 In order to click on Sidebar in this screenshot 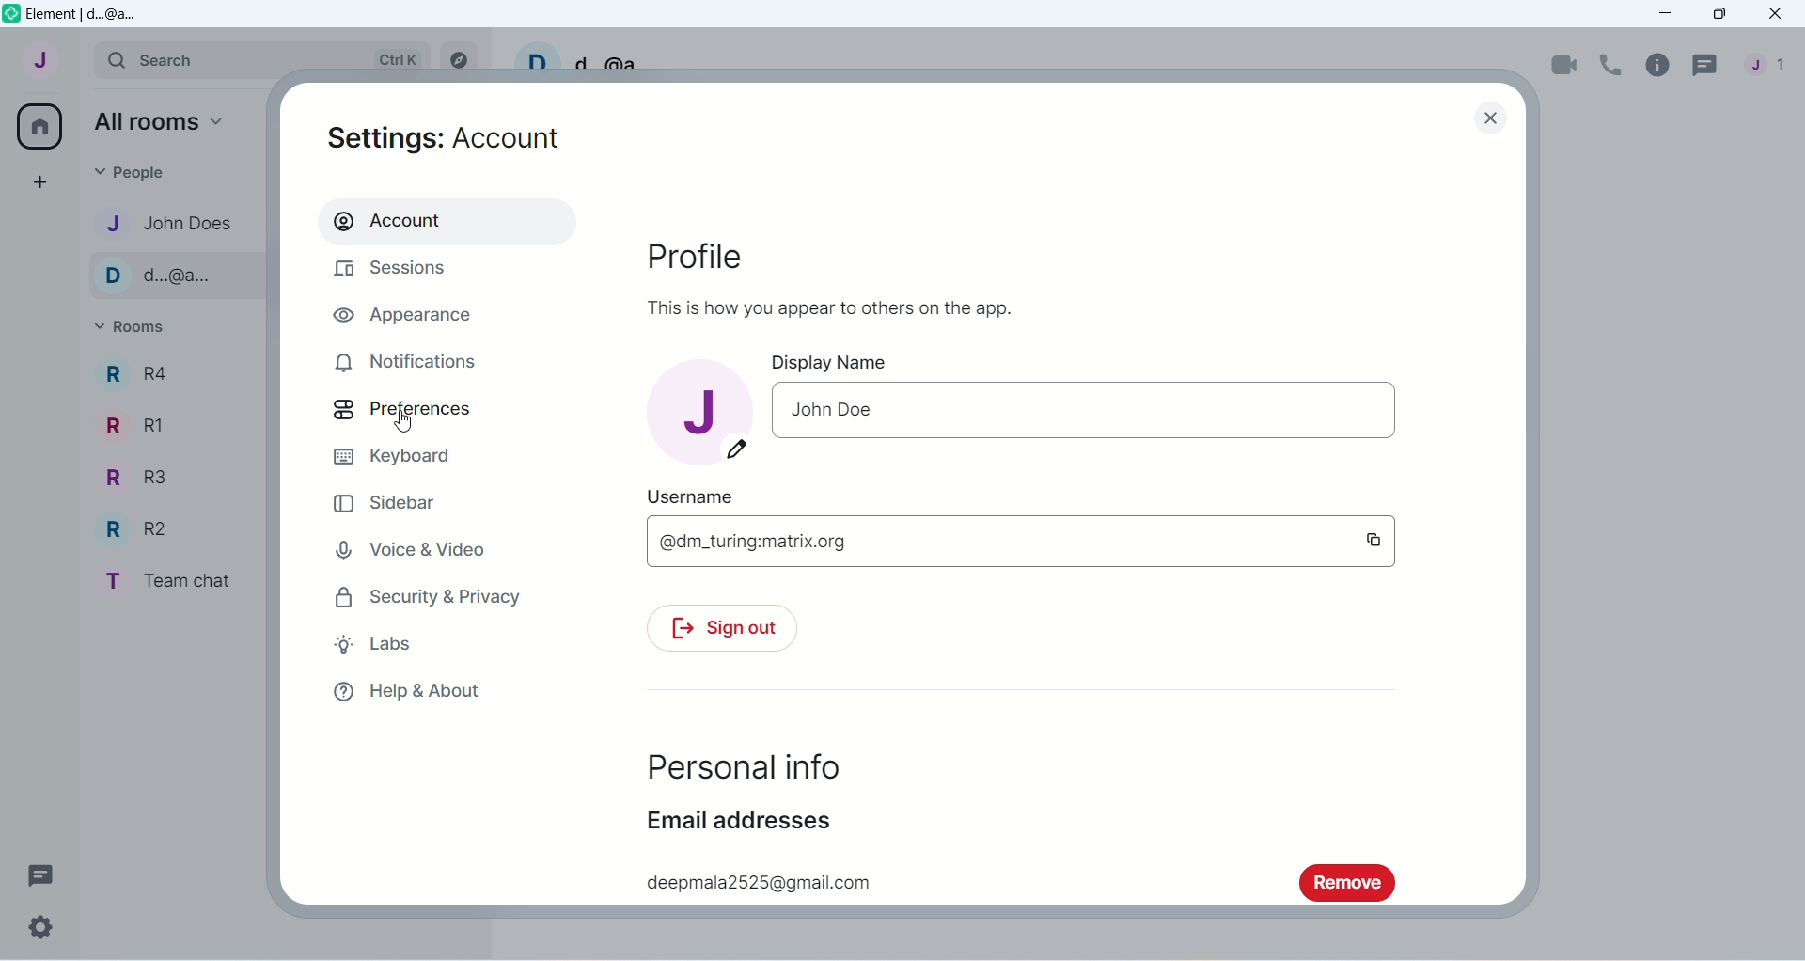, I will do `click(386, 505)`.